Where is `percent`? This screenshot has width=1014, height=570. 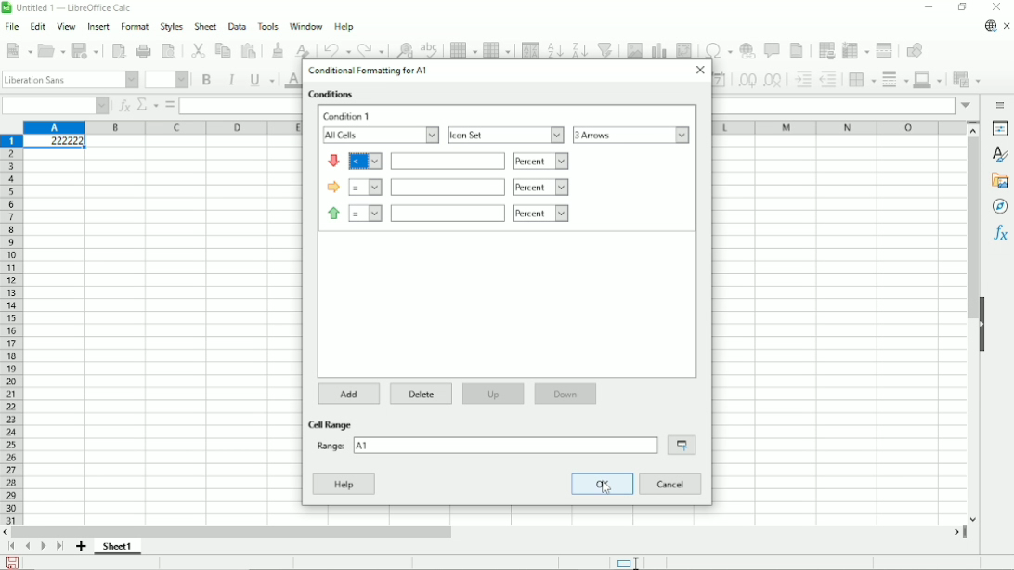 percent is located at coordinates (540, 161).